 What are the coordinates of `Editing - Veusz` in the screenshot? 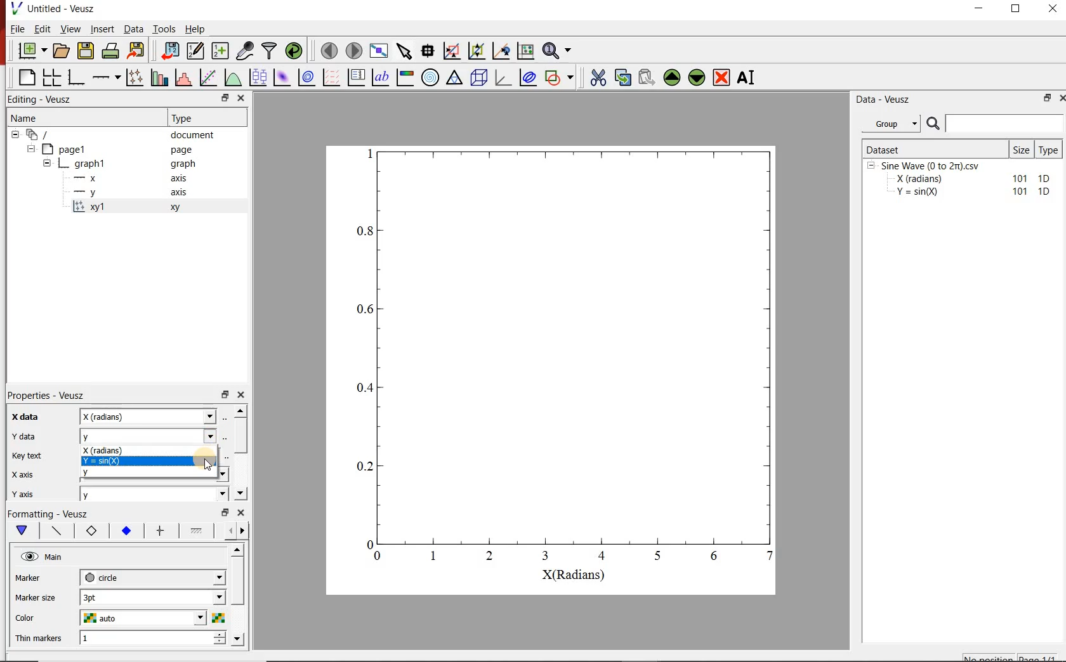 It's located at (42, 100).